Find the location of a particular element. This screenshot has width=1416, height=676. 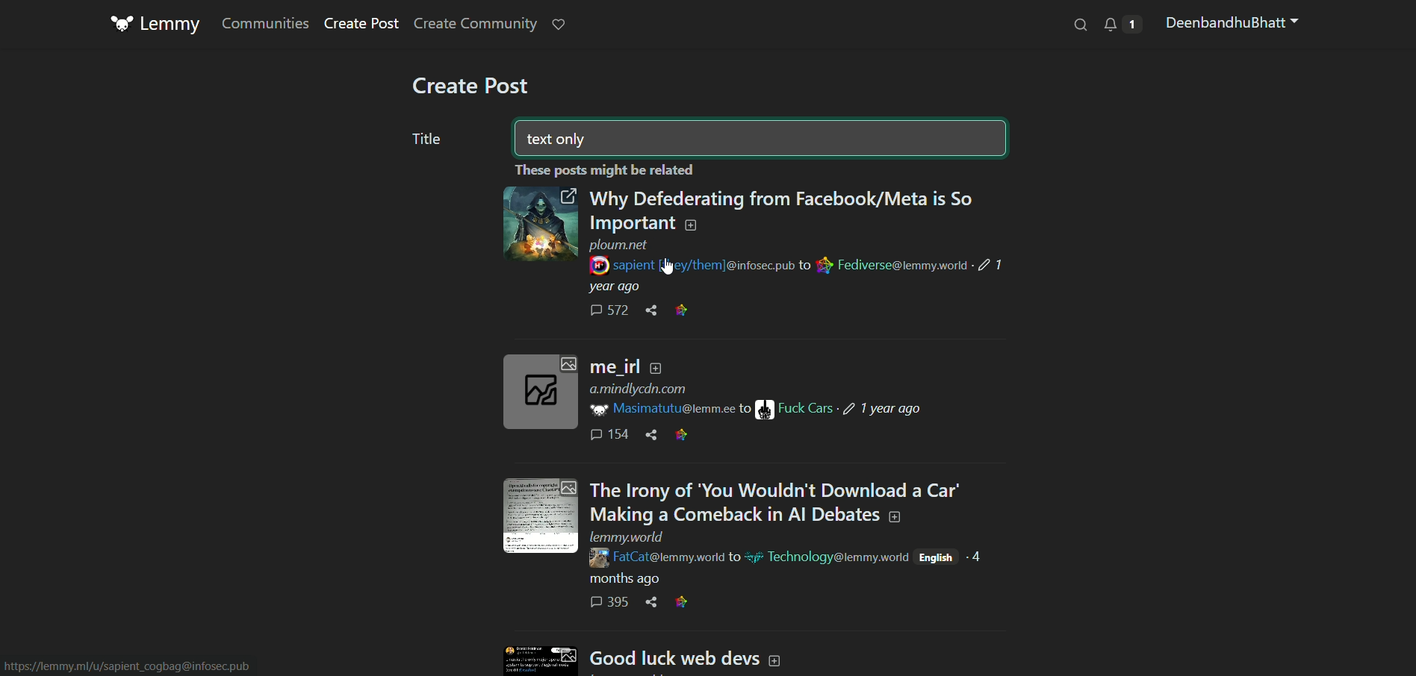

Link to sapient page is located at coordinates (689, 266).